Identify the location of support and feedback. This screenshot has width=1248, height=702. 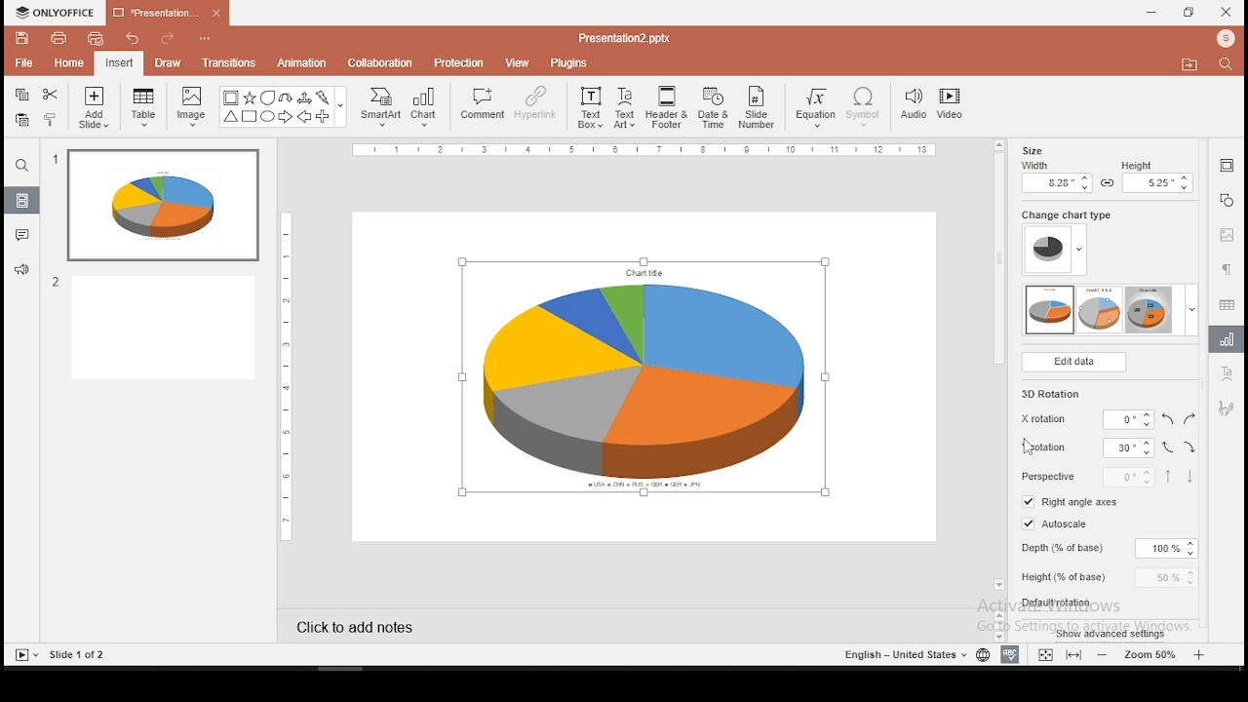
(21, 272).